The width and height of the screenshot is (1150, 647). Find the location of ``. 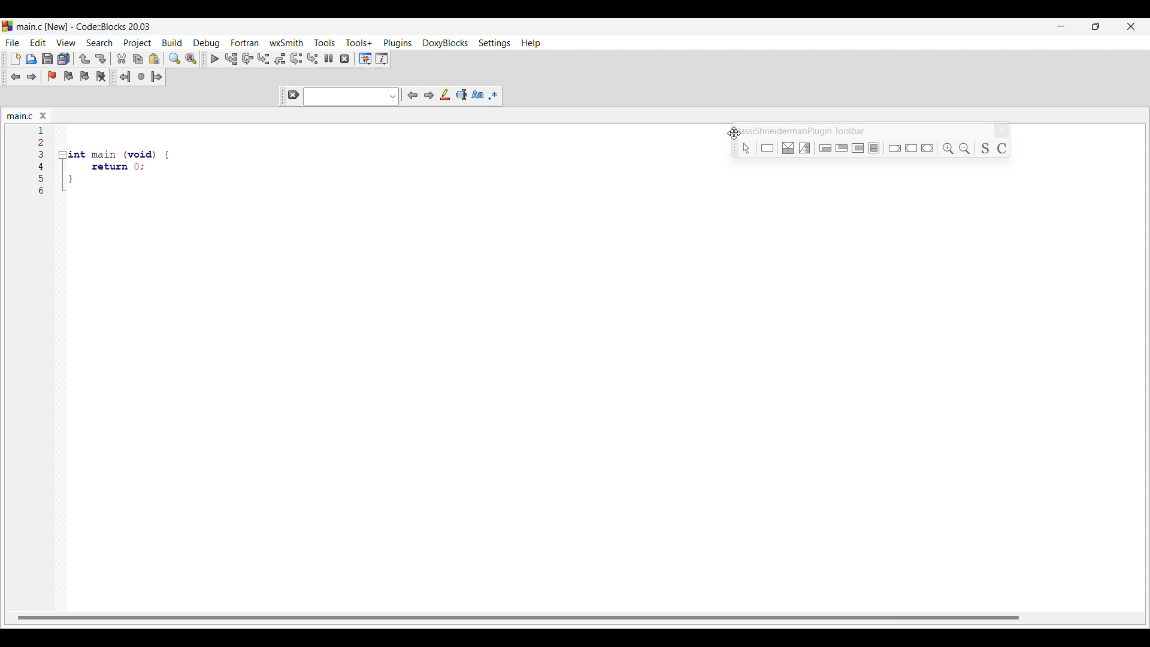

 is located at coordinates (117, 151).